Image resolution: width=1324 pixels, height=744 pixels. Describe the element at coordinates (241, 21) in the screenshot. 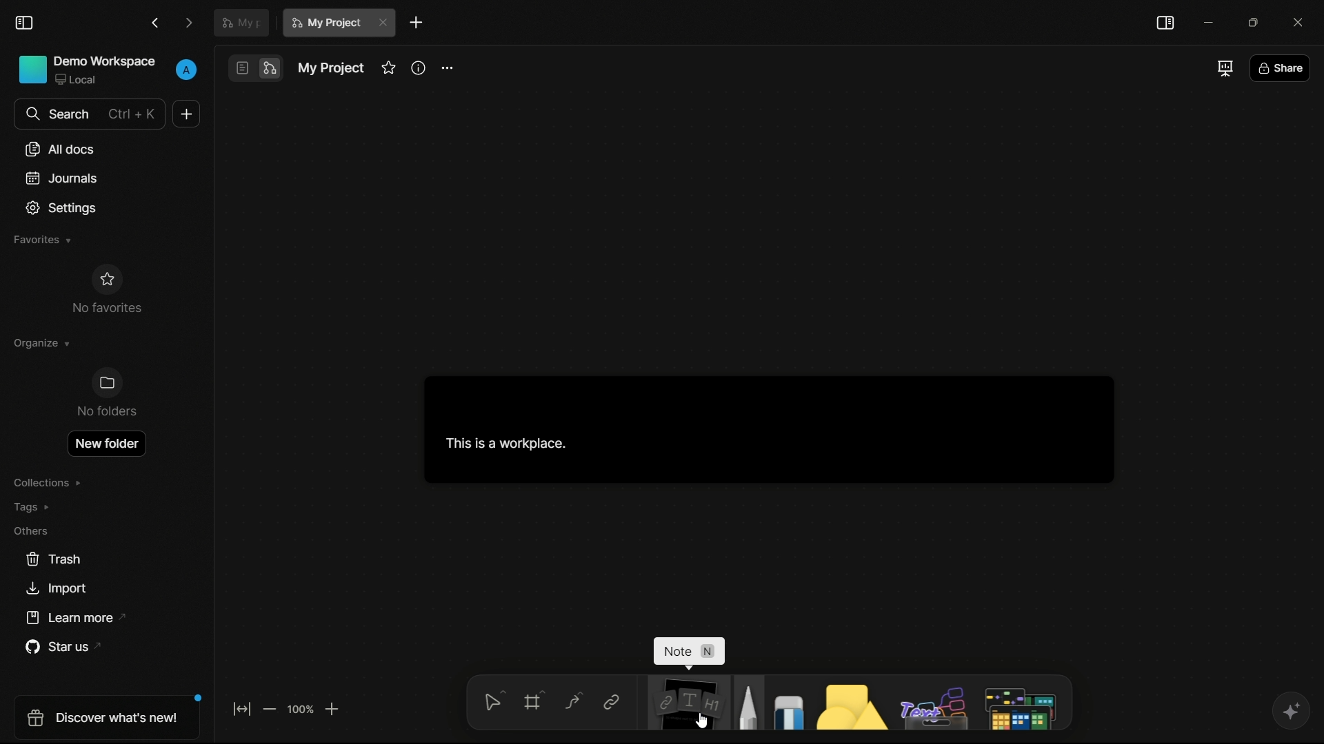

I see `document tab` at that location.